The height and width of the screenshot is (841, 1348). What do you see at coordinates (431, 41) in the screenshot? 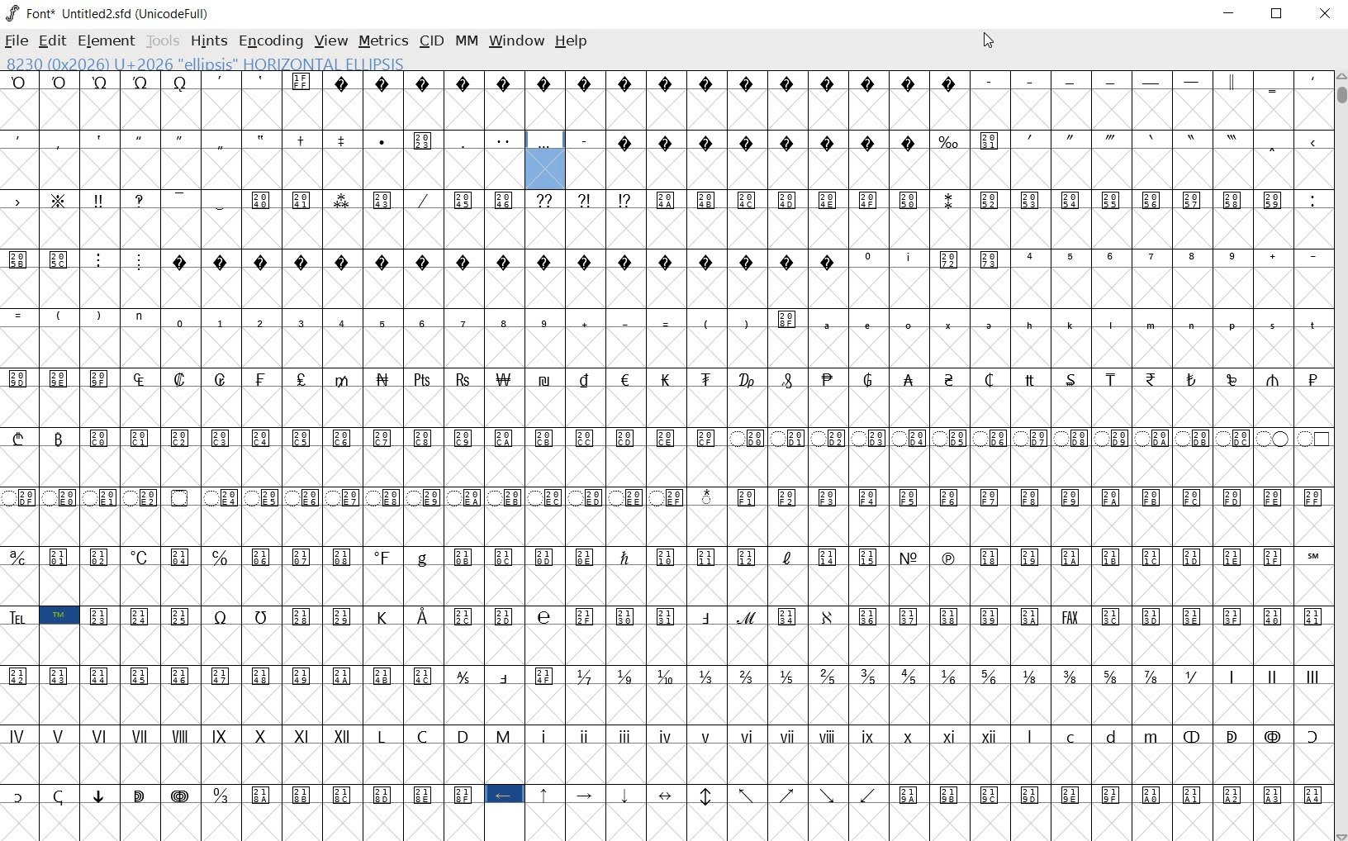
I see `CID` at bounding box center [431, 41].